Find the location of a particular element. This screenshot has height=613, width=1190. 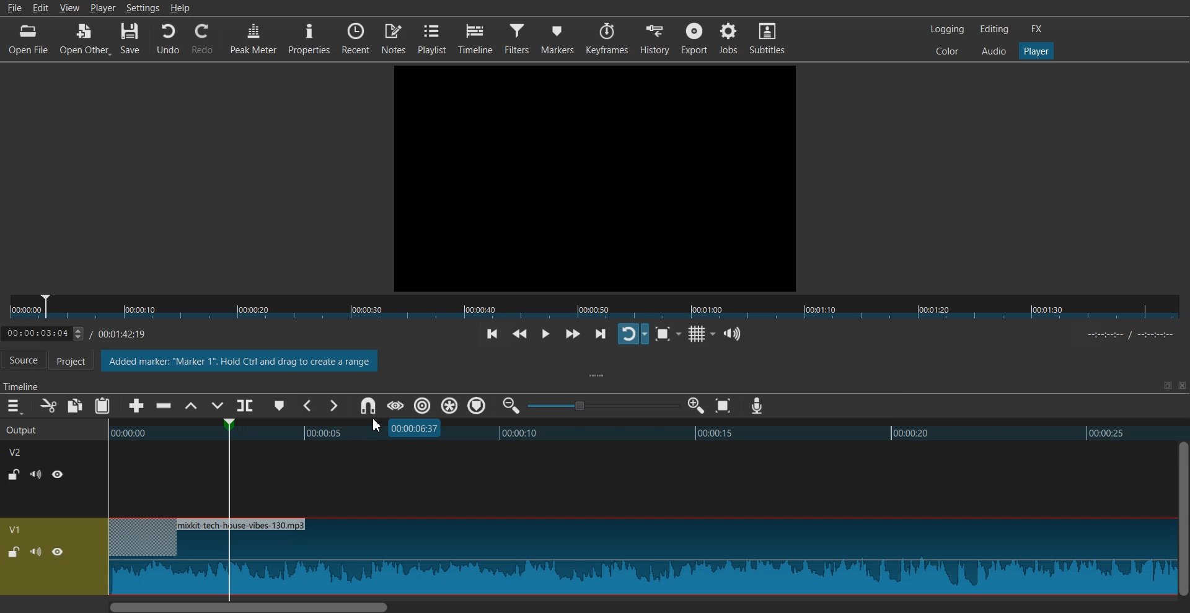

Project is located at coordinates (77, 362).